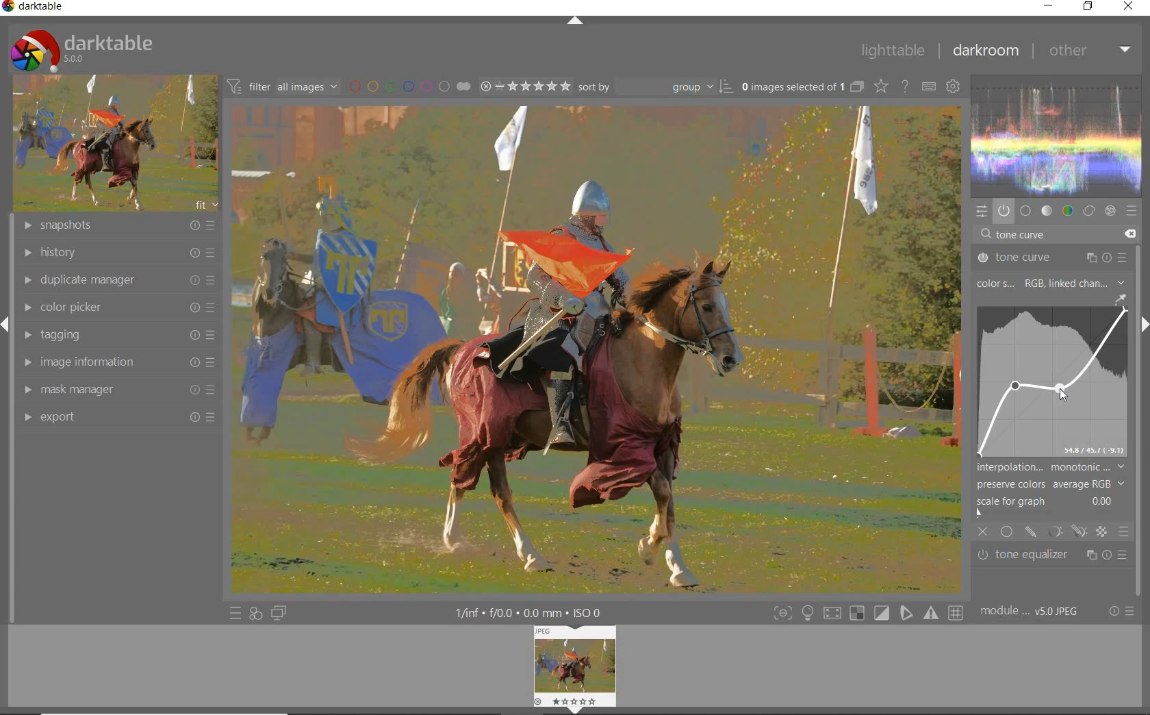 The width and height of the screenshot is (1150, 715). Describe the element at coordinates (575, 21) in the screenshot. I see `expand/collapse` at that location.